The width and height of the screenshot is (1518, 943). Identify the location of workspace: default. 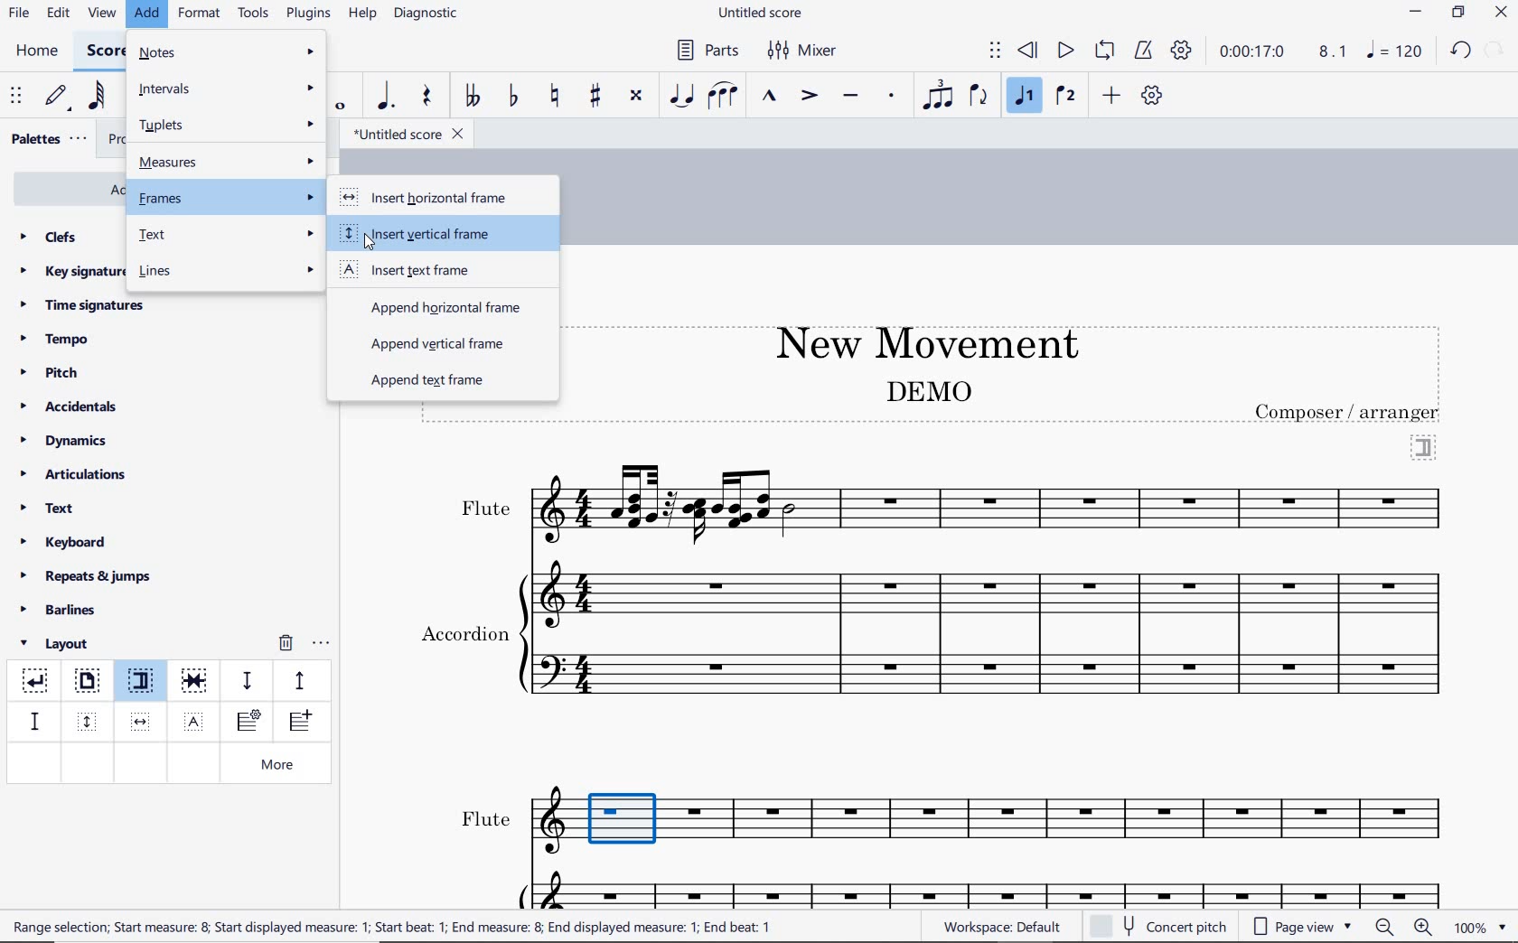
(999, 926).